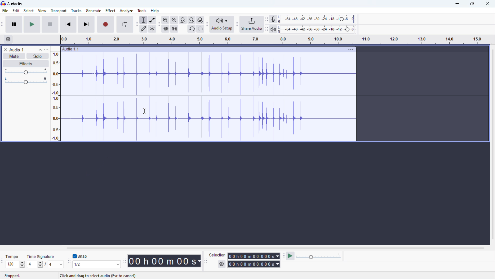 The image size is (495, 279). Describe the element at coordinates (126, 11) in the screenshot. I see `analyze` at that location.